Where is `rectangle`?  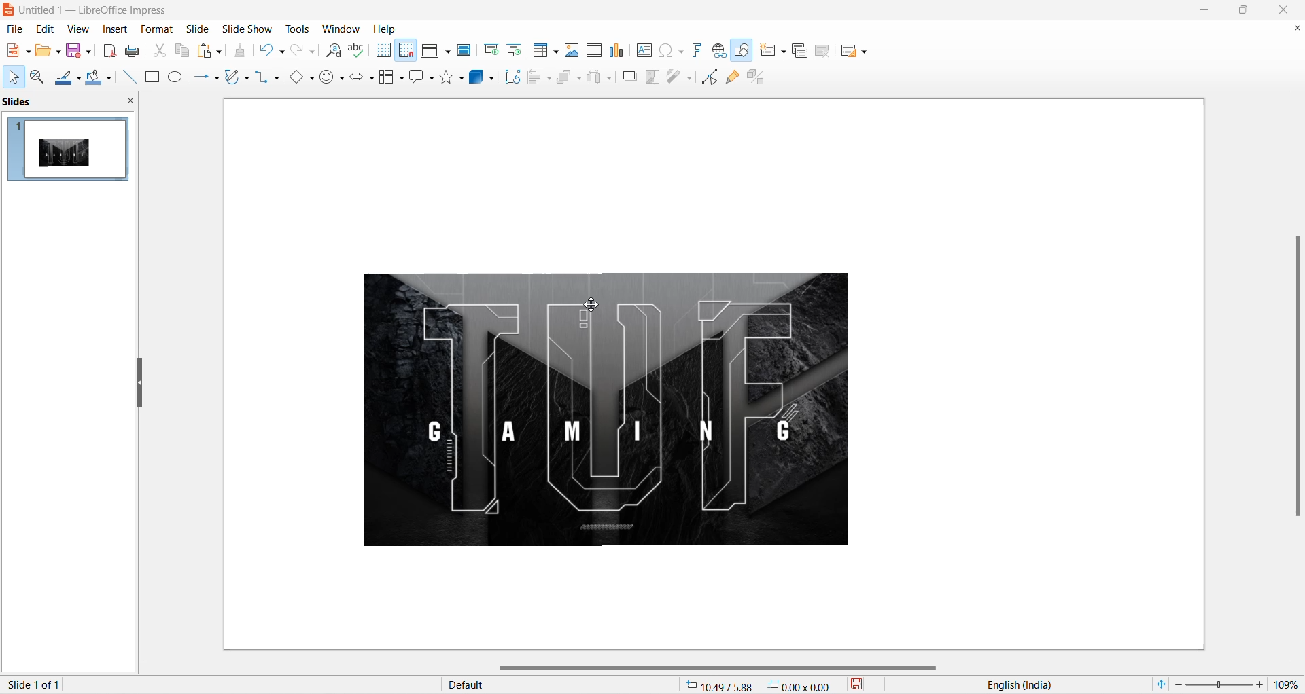
rectangle is located at coordinates (152, 78).